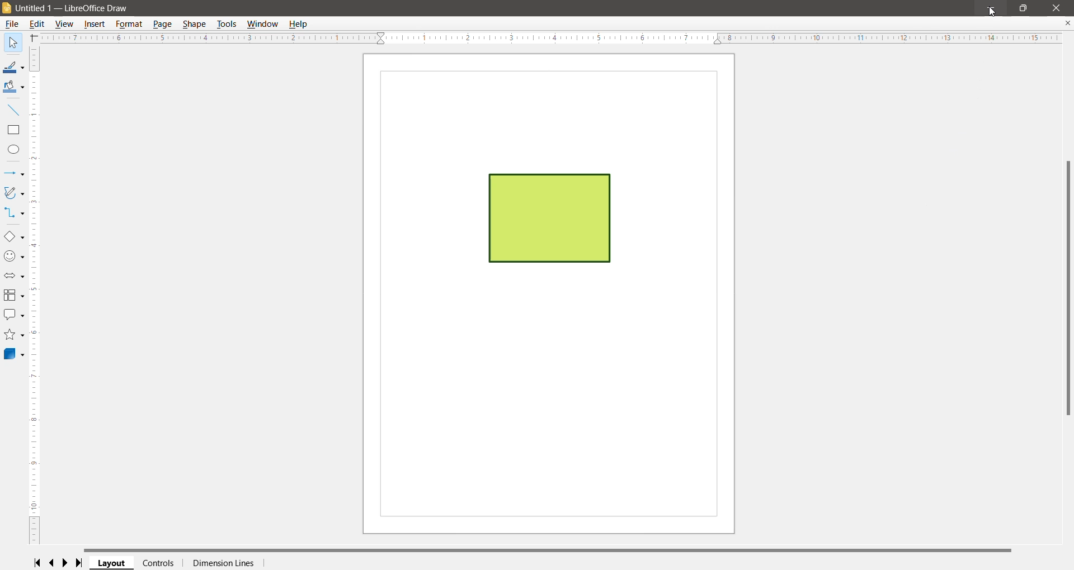  Describe the element at coordinates (38, 24) in the screenshot. I see `Edit` at that location.